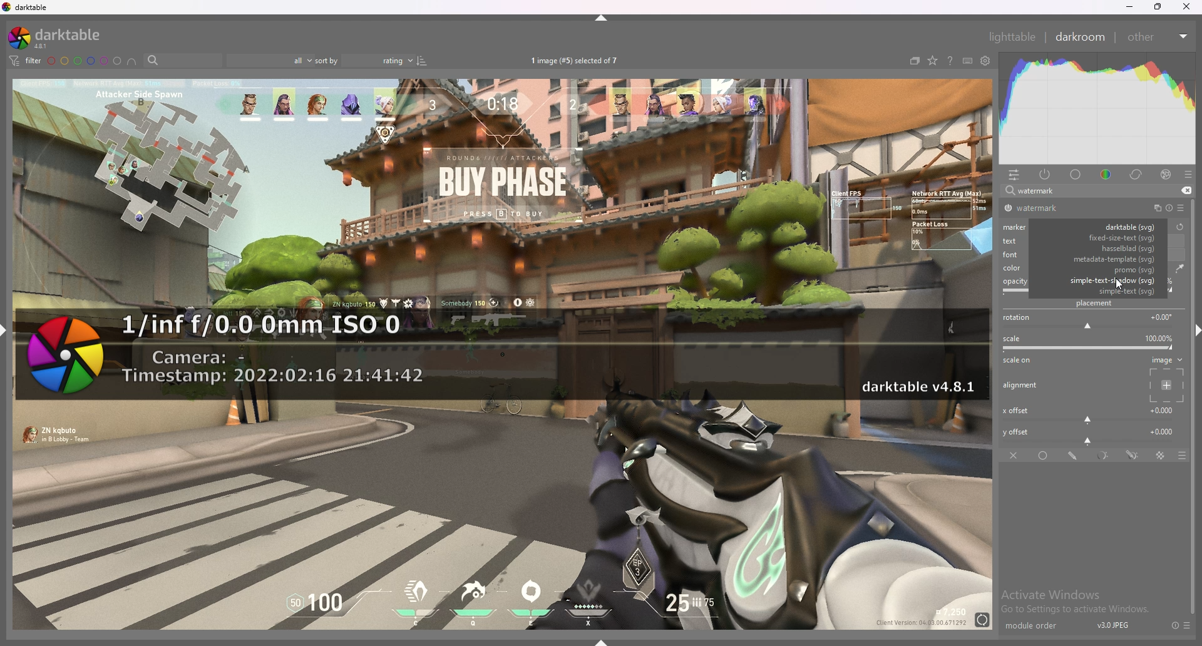 This screenshot has width=1202, height=646. Describe the element at coordinates (932, 61) in the screenshot. I see `change type of overlays` at that location.